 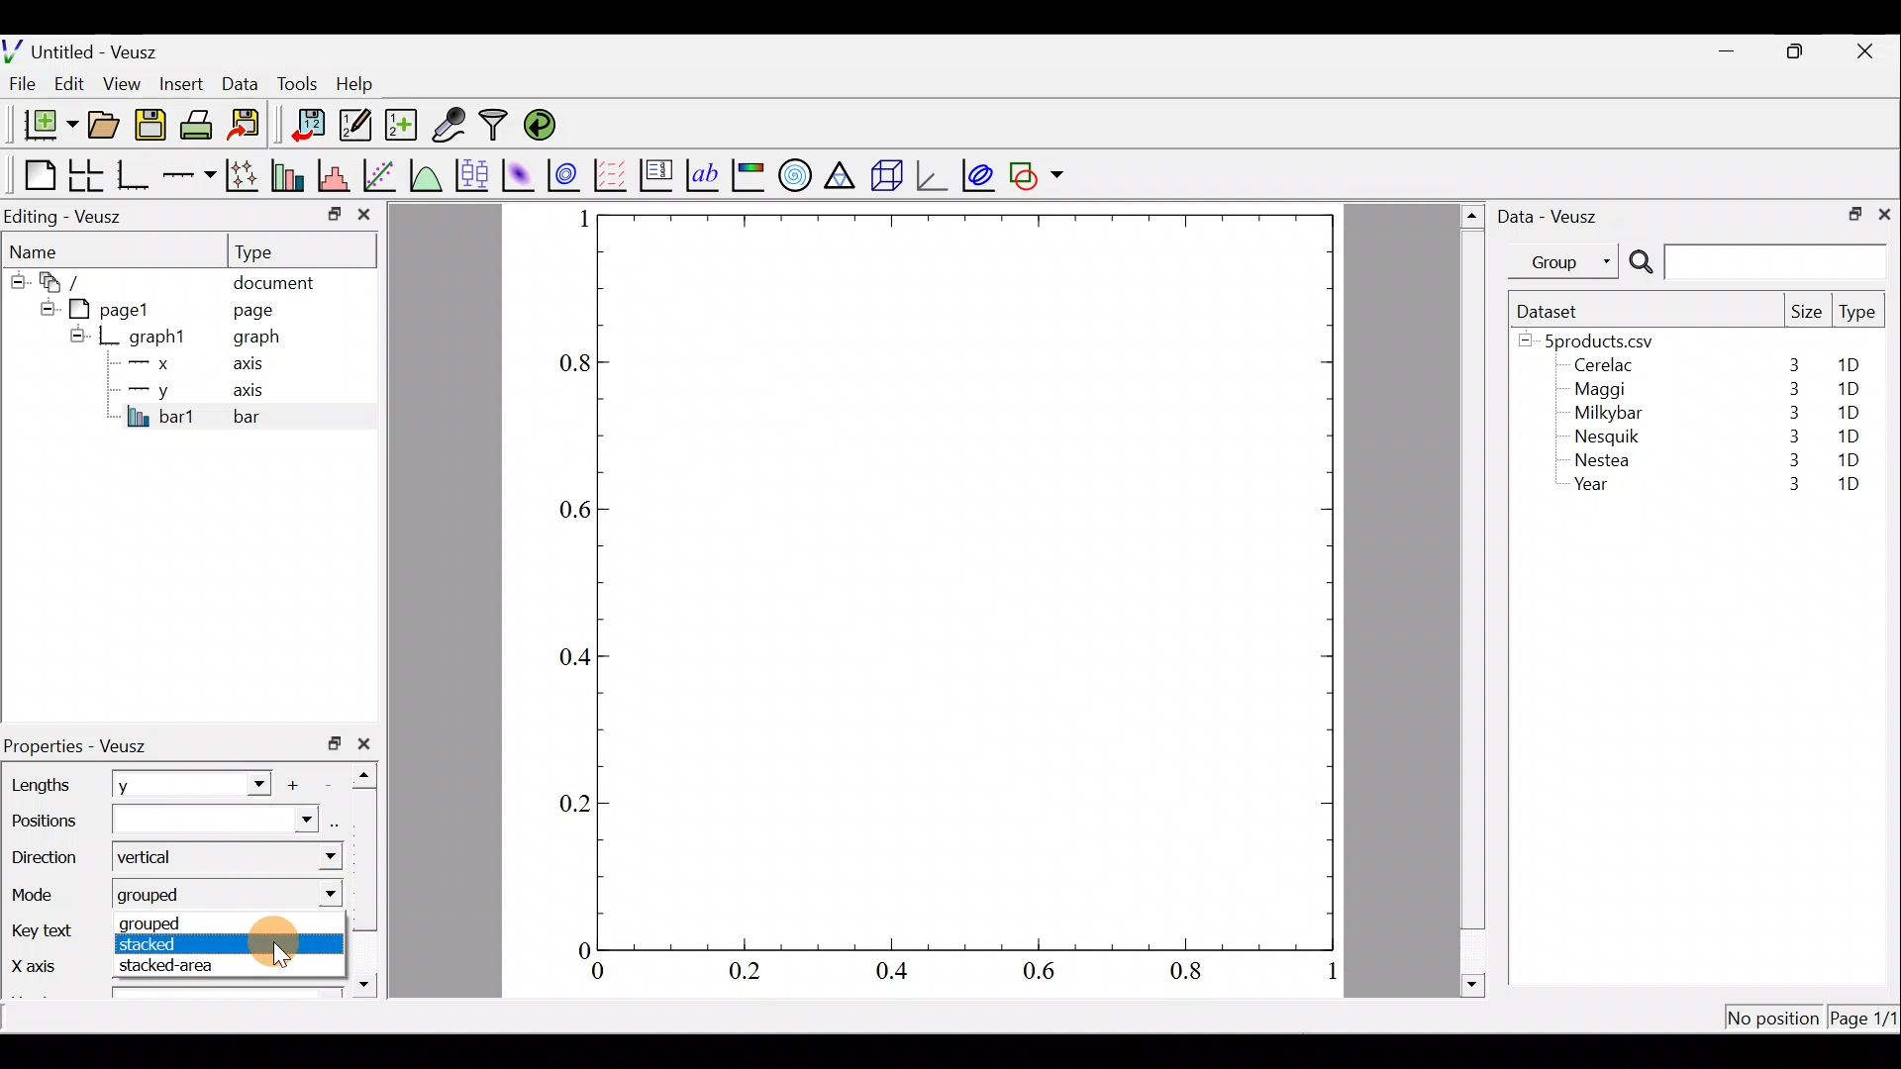 I want to click on restore down, so click(x=335, y=743).